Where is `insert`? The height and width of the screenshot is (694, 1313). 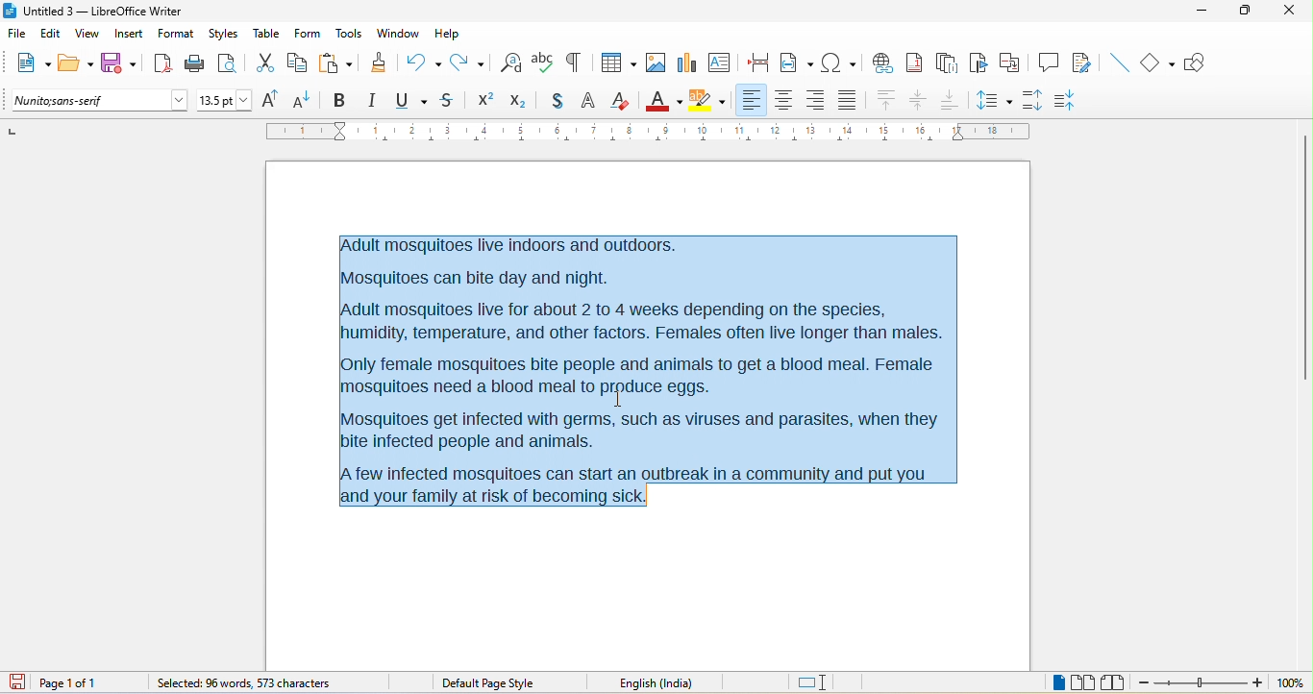
insert is located at coordinates (128, 34).